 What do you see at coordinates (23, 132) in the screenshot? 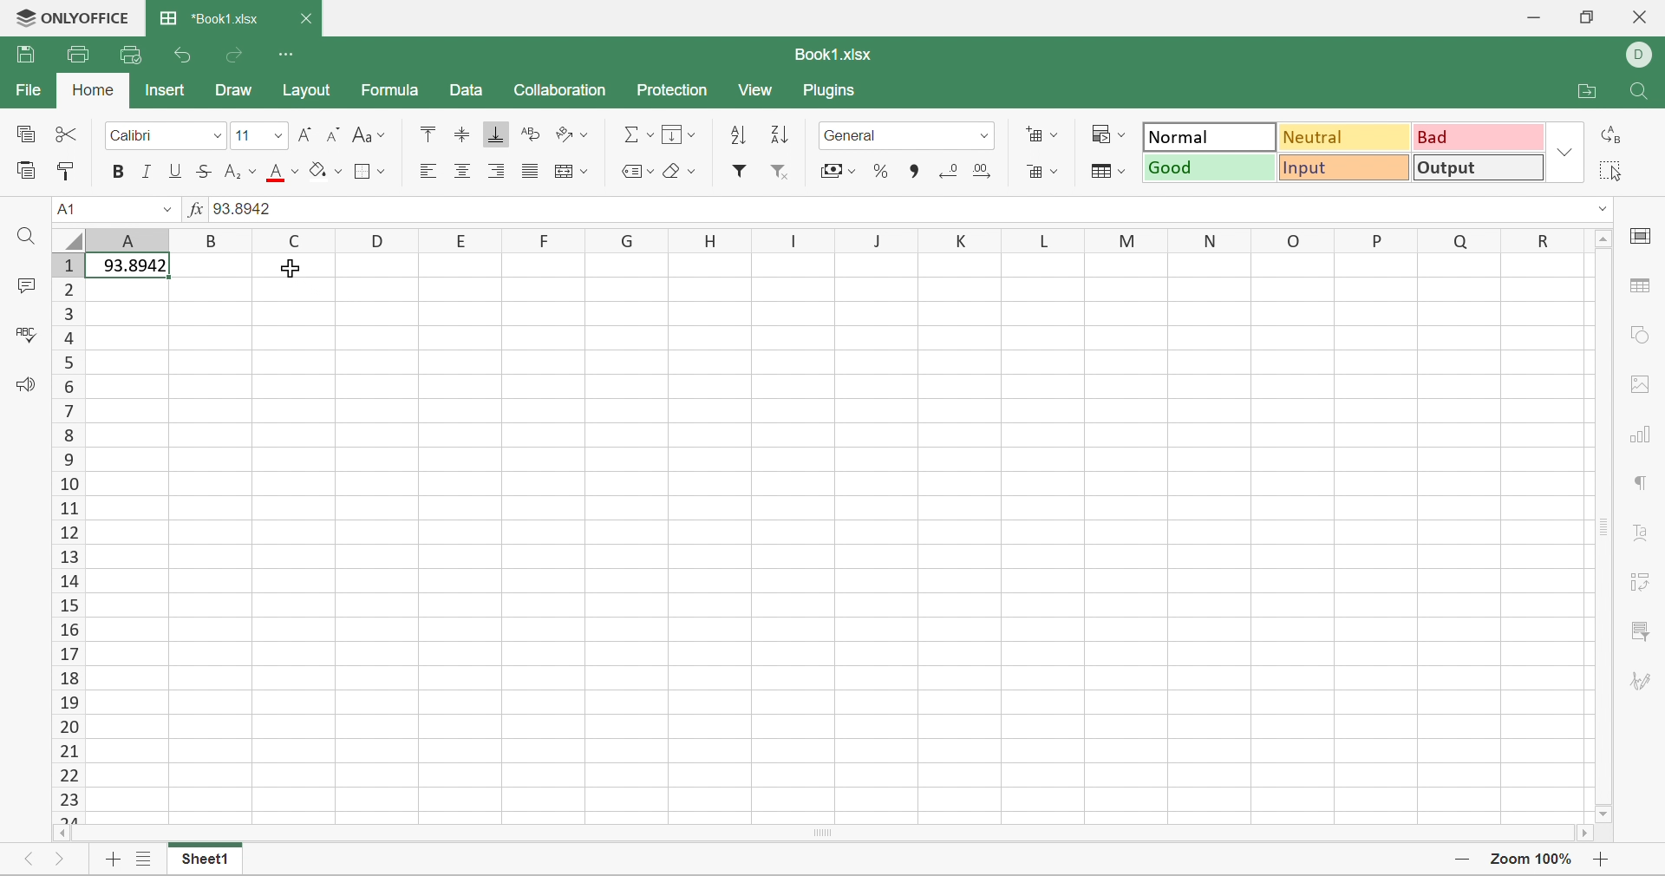
I see `Copy` at bounding box center [23, 132].